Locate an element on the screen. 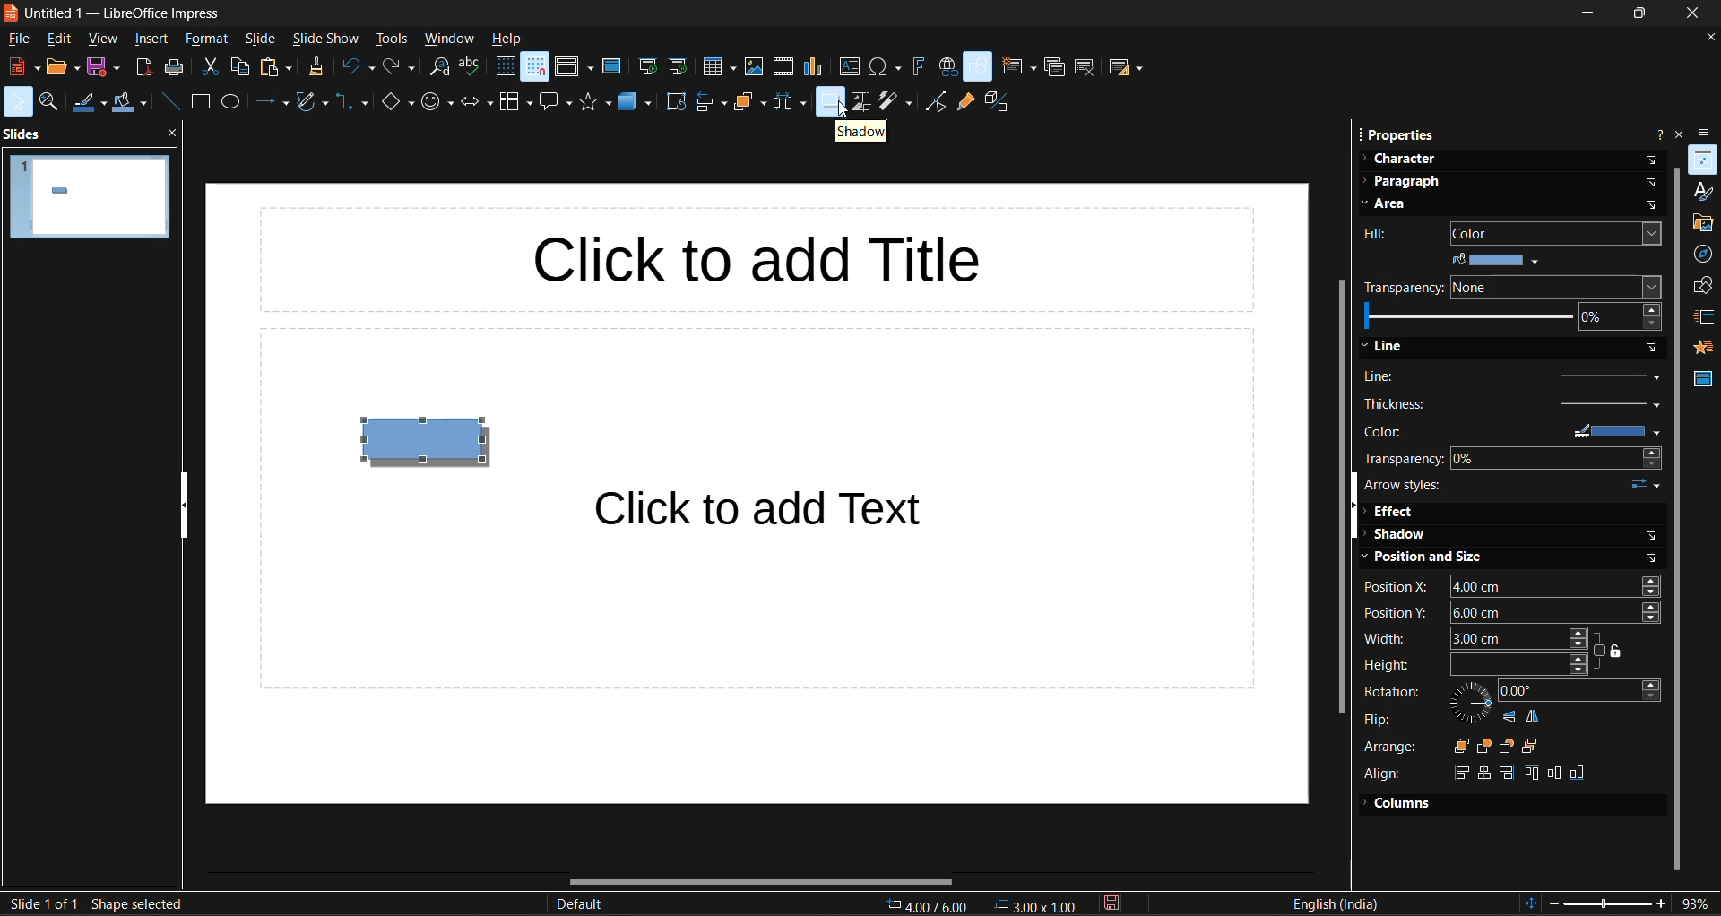 The width and height of the screenshot is (1721, 916). arrow styles is located at coordinates (1407, 486).